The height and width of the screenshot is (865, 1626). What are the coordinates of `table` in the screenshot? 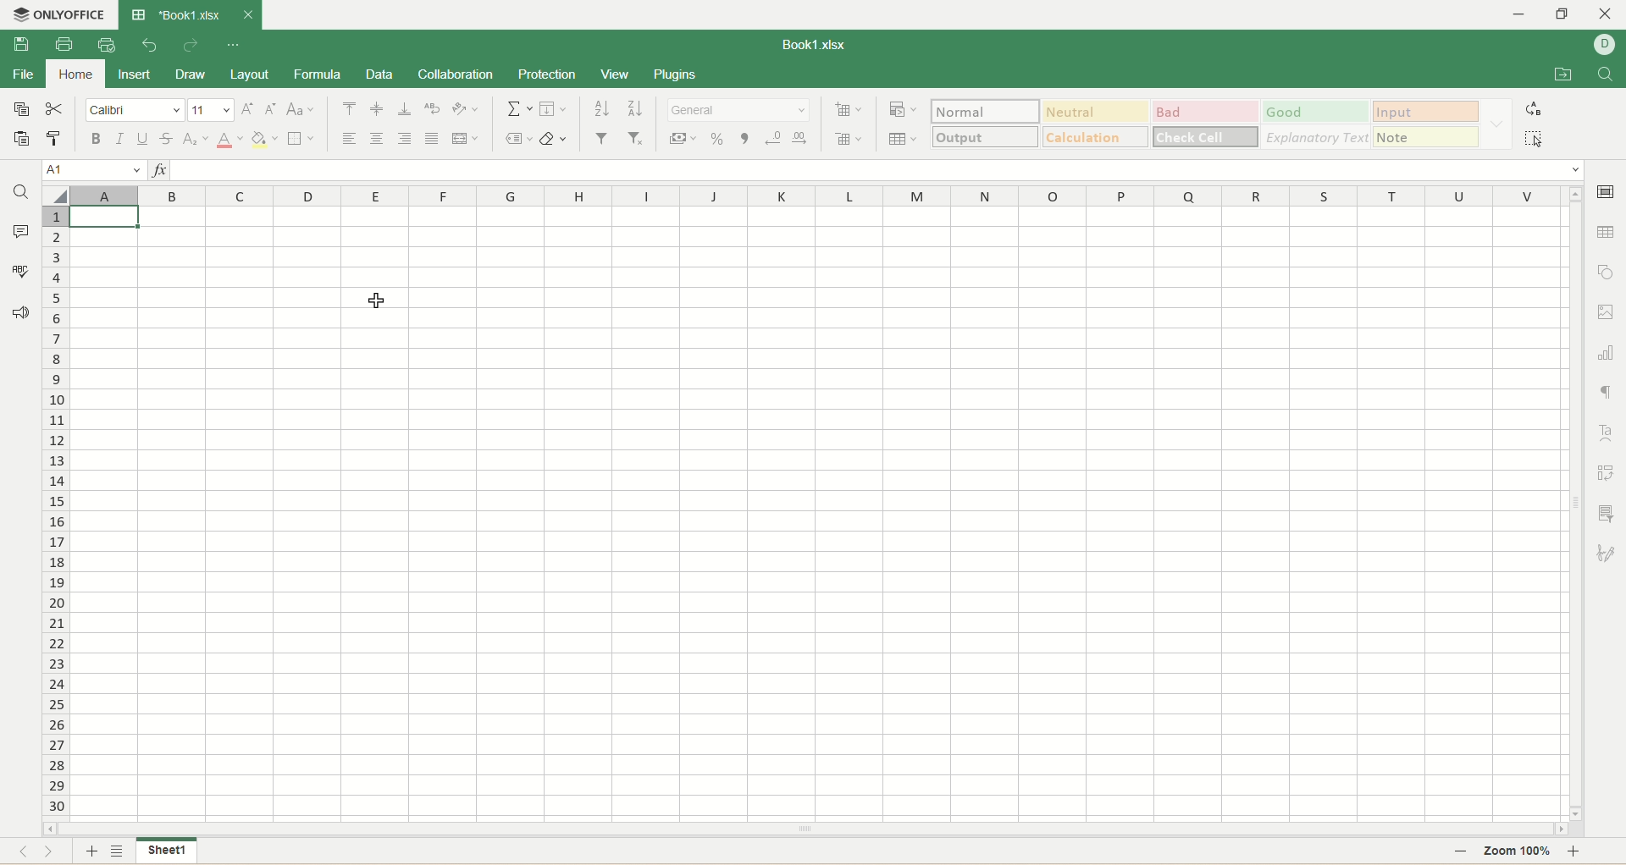 It's located at (902, 140).